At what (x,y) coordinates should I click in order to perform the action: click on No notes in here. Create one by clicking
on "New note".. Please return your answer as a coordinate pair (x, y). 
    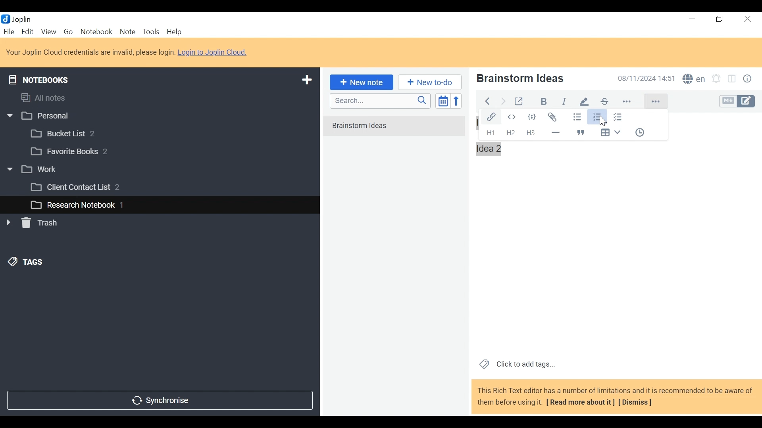
    Looking at the image, I should click on (393, 126).